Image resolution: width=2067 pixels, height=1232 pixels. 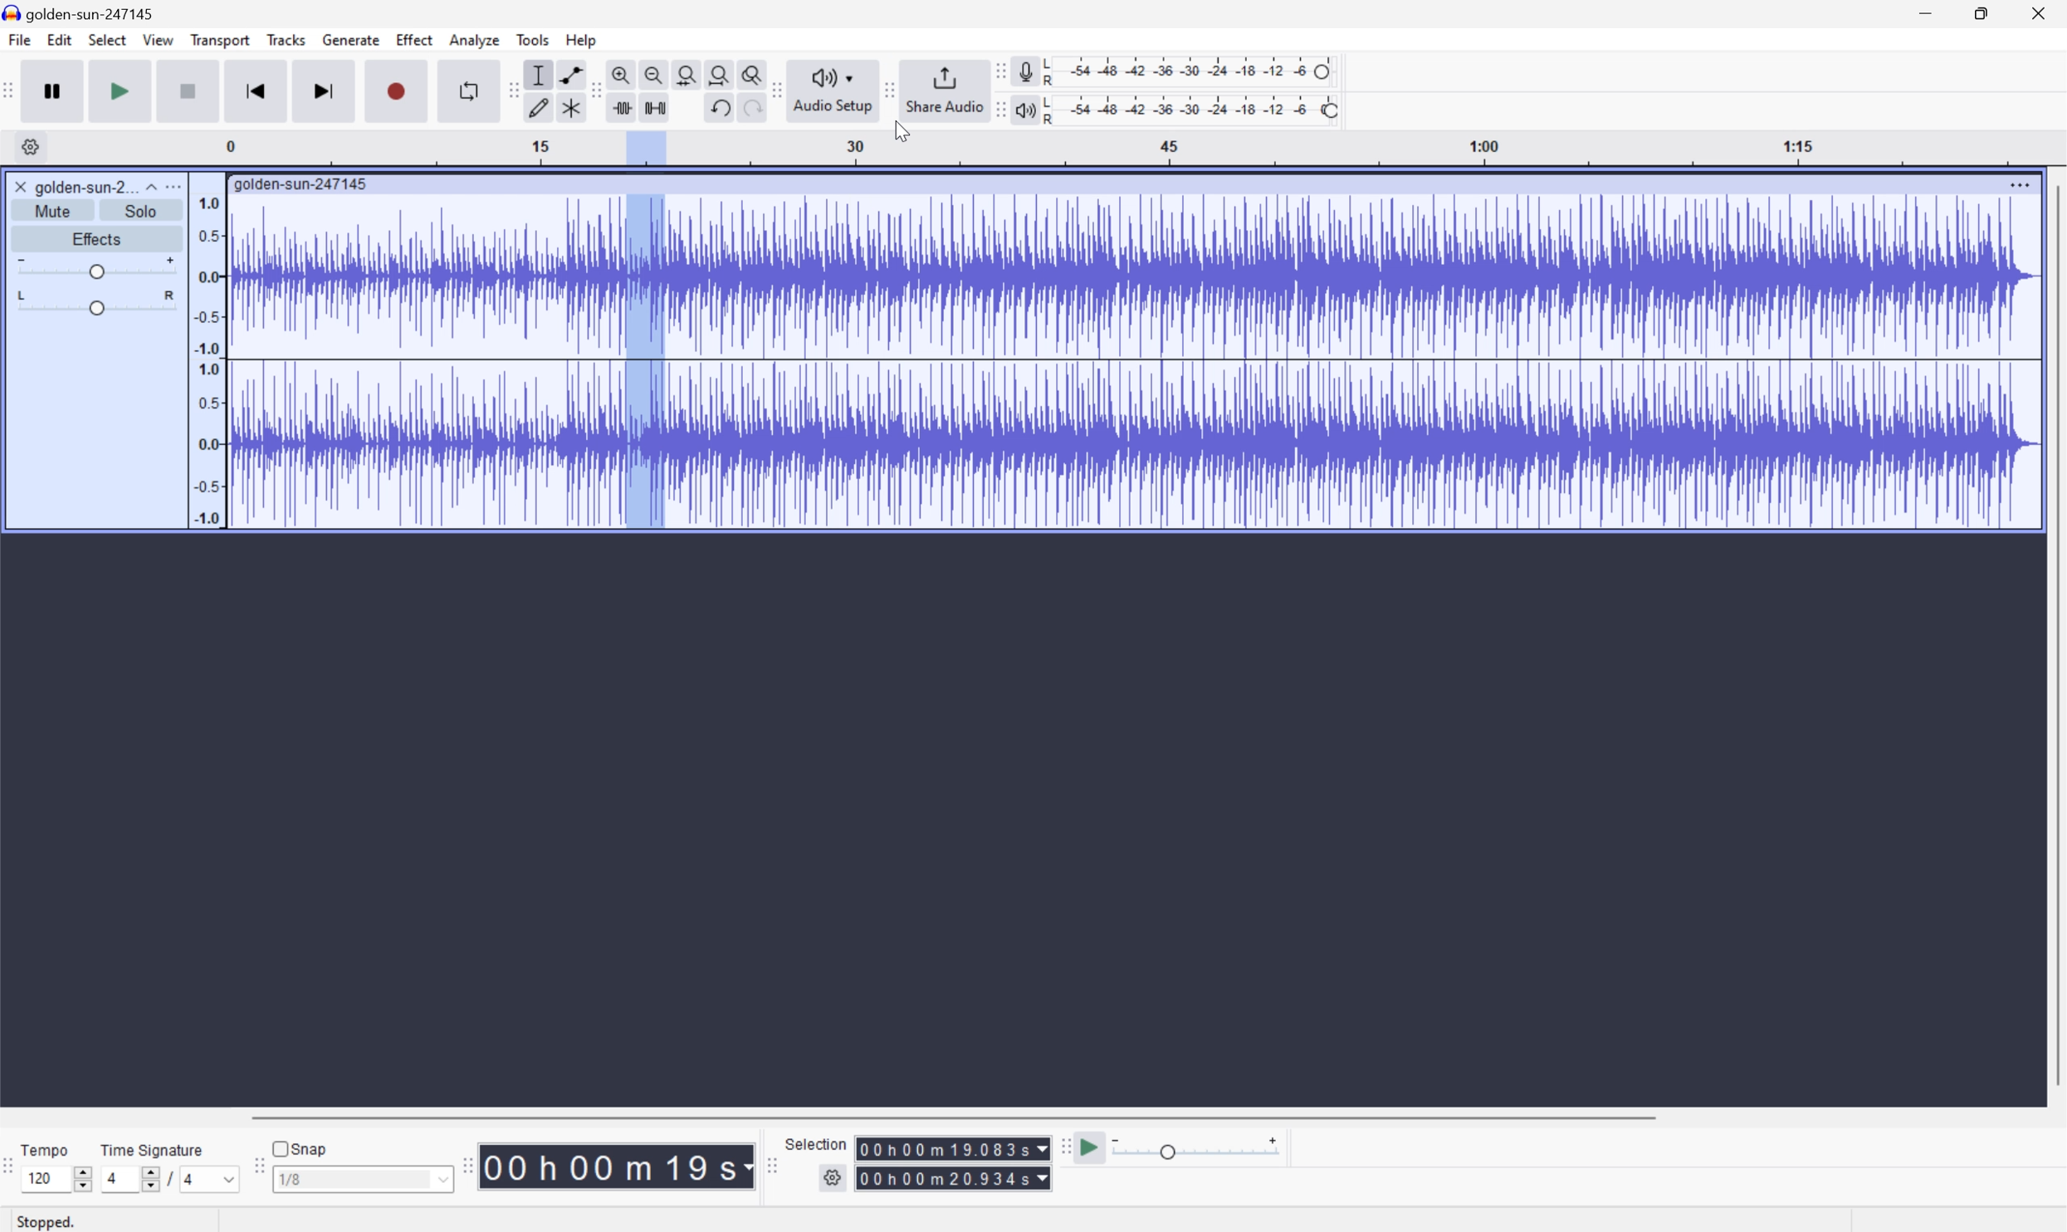 What do you see at coordinates (353, 39) in the screenshot?
I see `Generate` at bounding box center [353, 39].